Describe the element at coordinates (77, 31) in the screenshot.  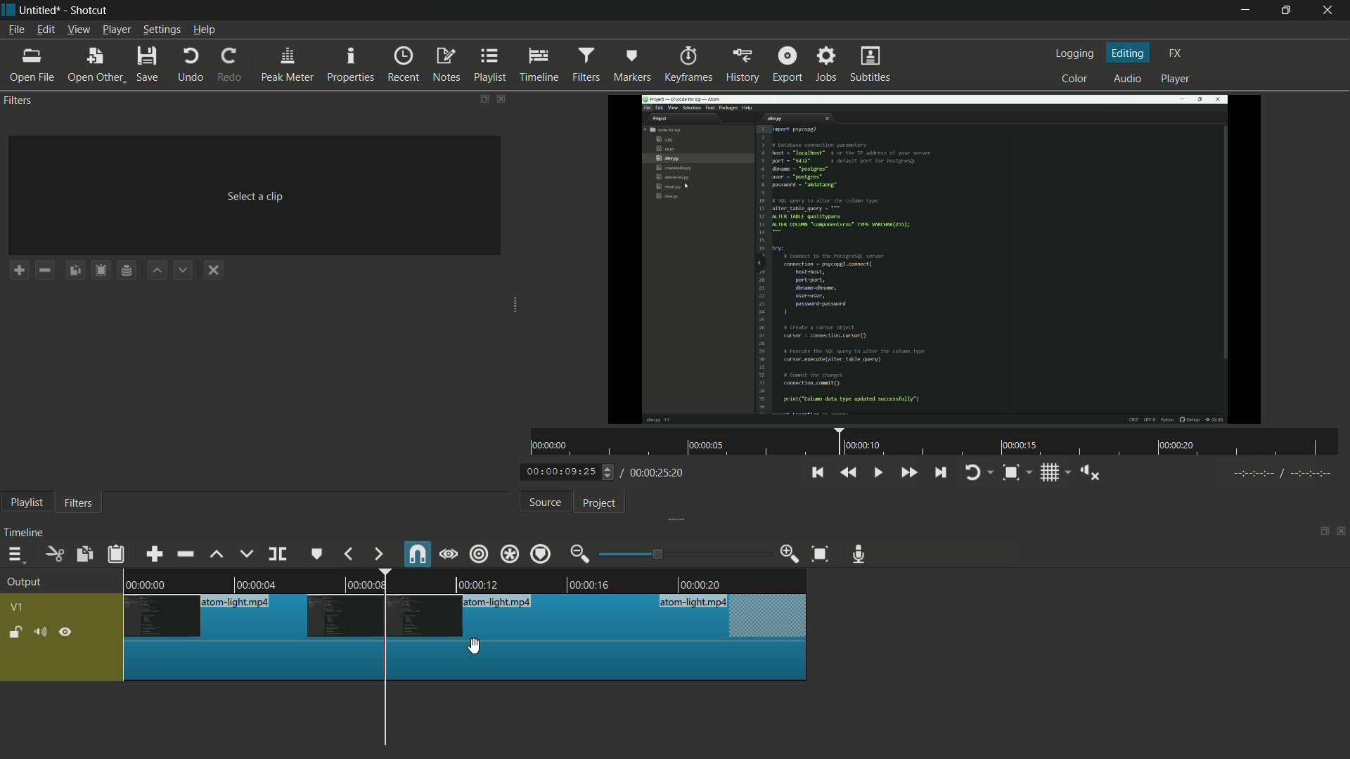
I see `view menu` at that location.